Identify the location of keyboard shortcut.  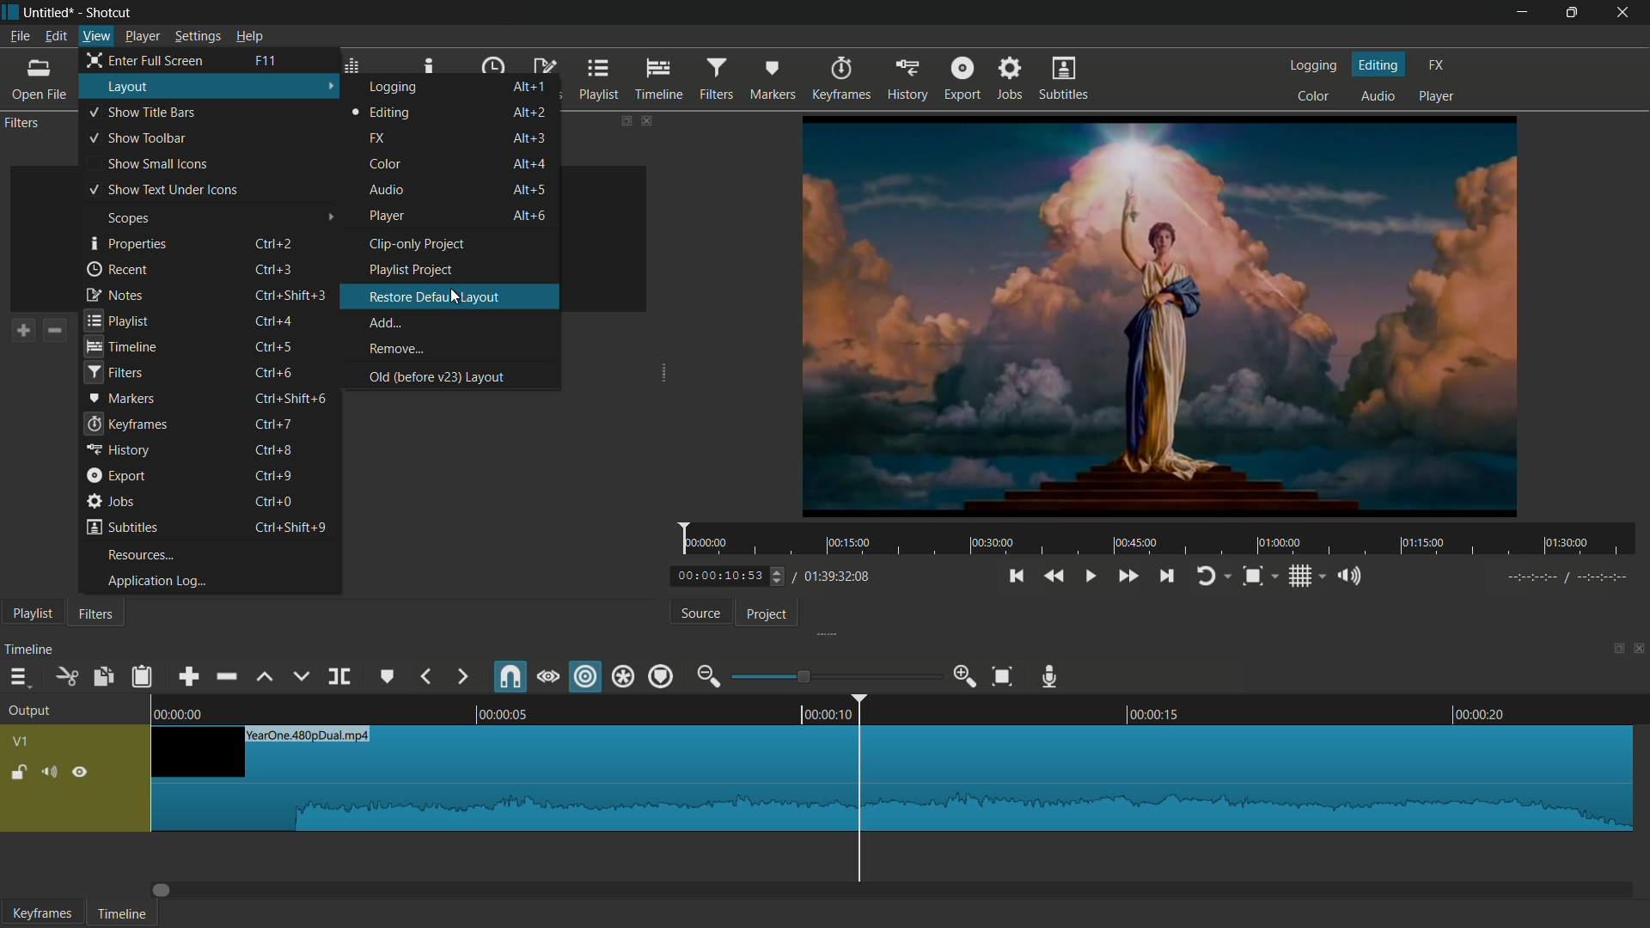
(290, 398).